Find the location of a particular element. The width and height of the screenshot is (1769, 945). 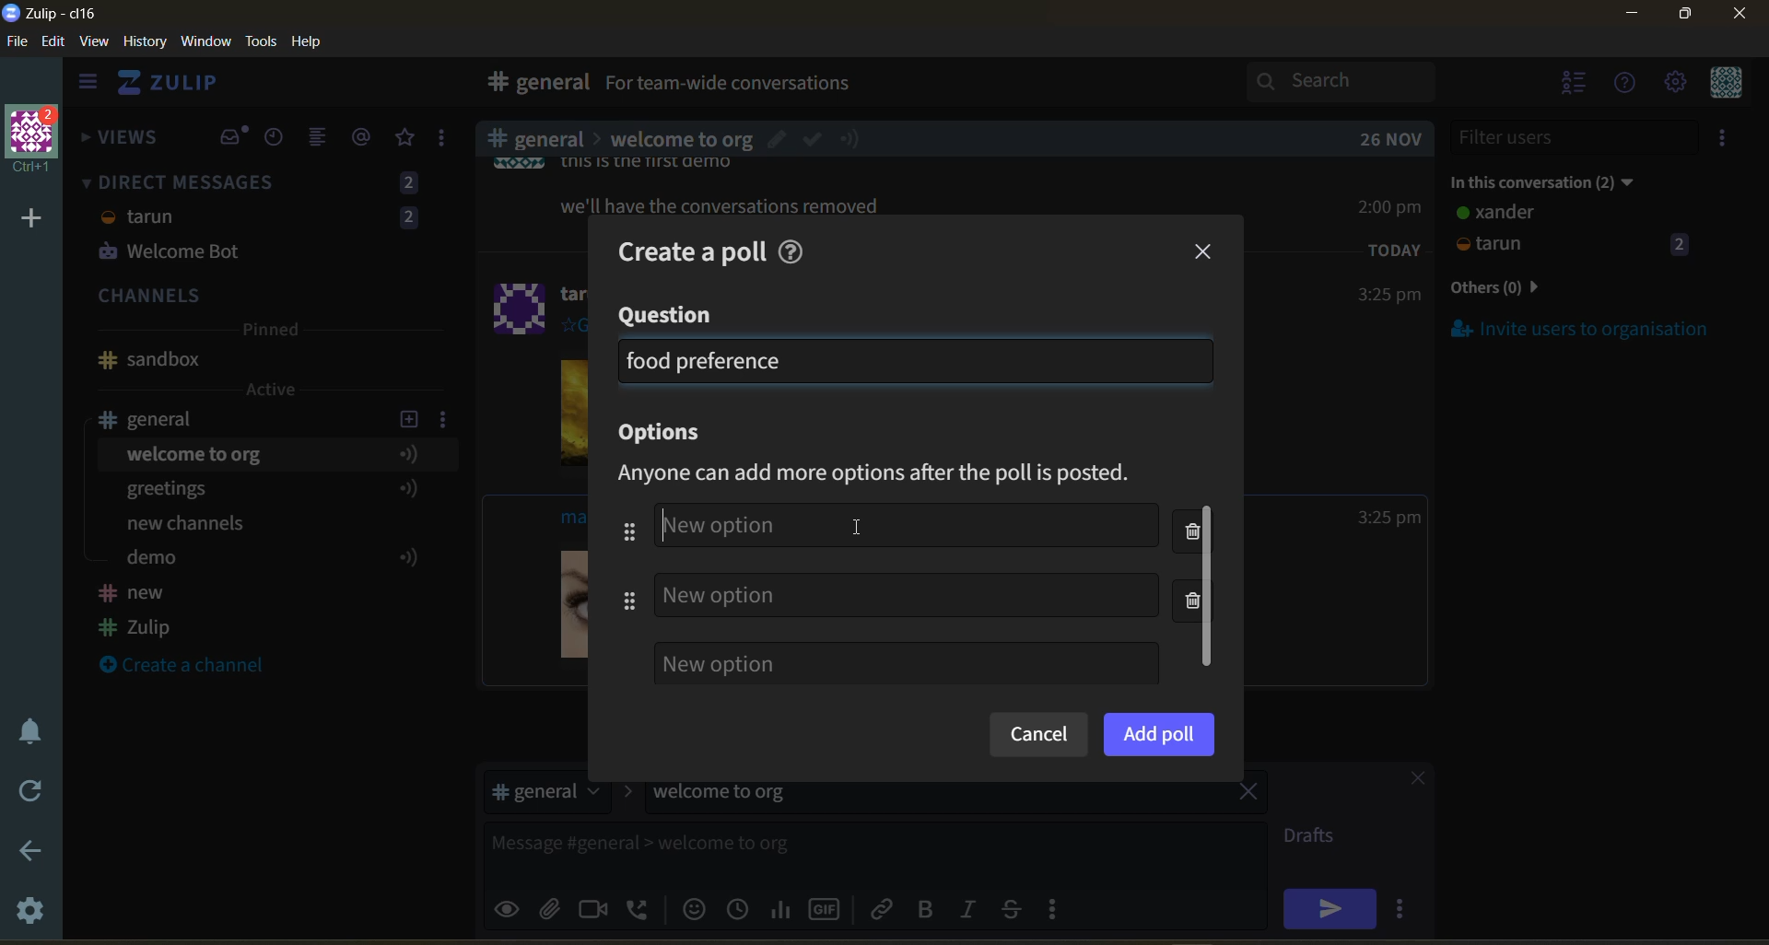

settings menu is located at coordinates (1674, 84).